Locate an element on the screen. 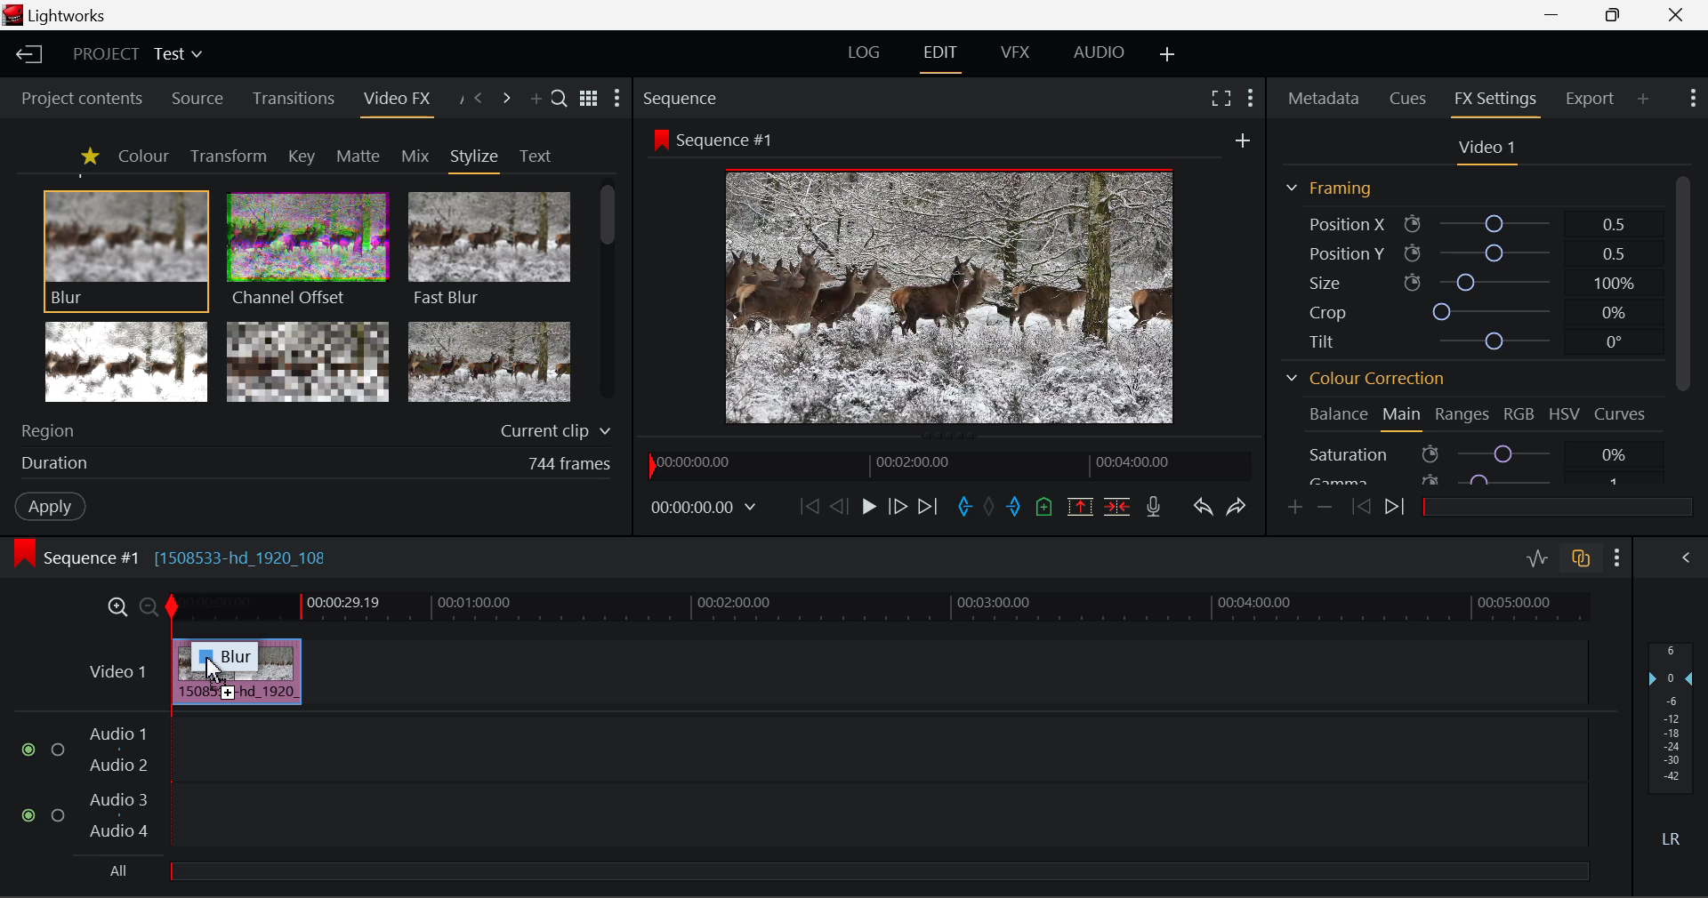 The image size is (1708, 898). Mark Cue is located at coordinates (1045, 506).